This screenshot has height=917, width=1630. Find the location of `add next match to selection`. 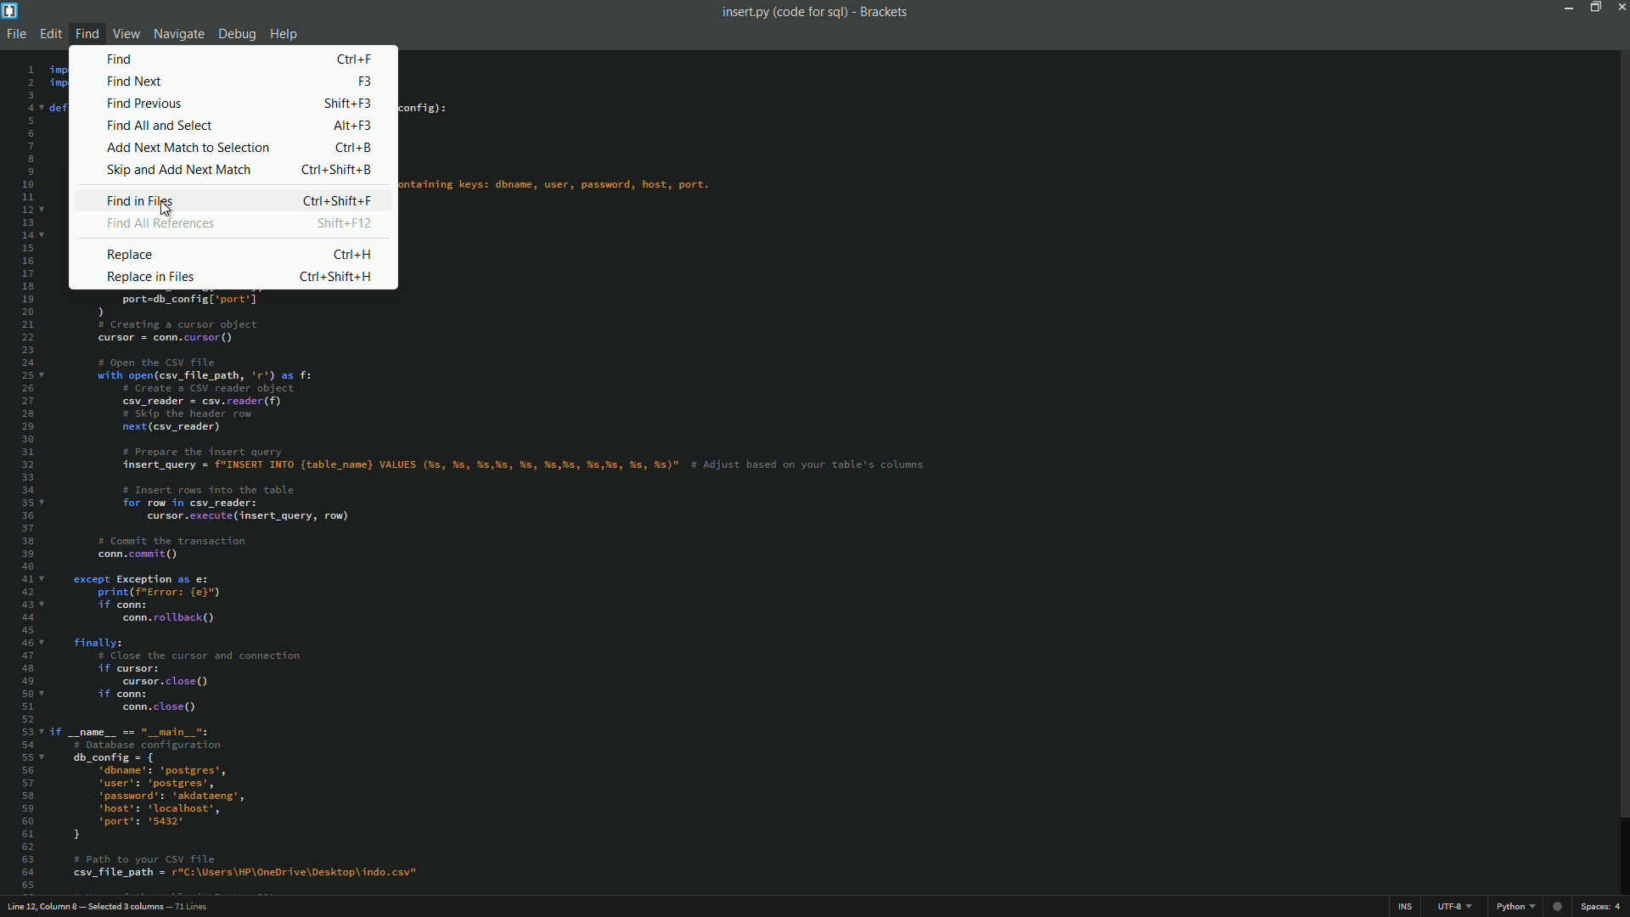

add next match to selection is located at coordinates (188, 148).